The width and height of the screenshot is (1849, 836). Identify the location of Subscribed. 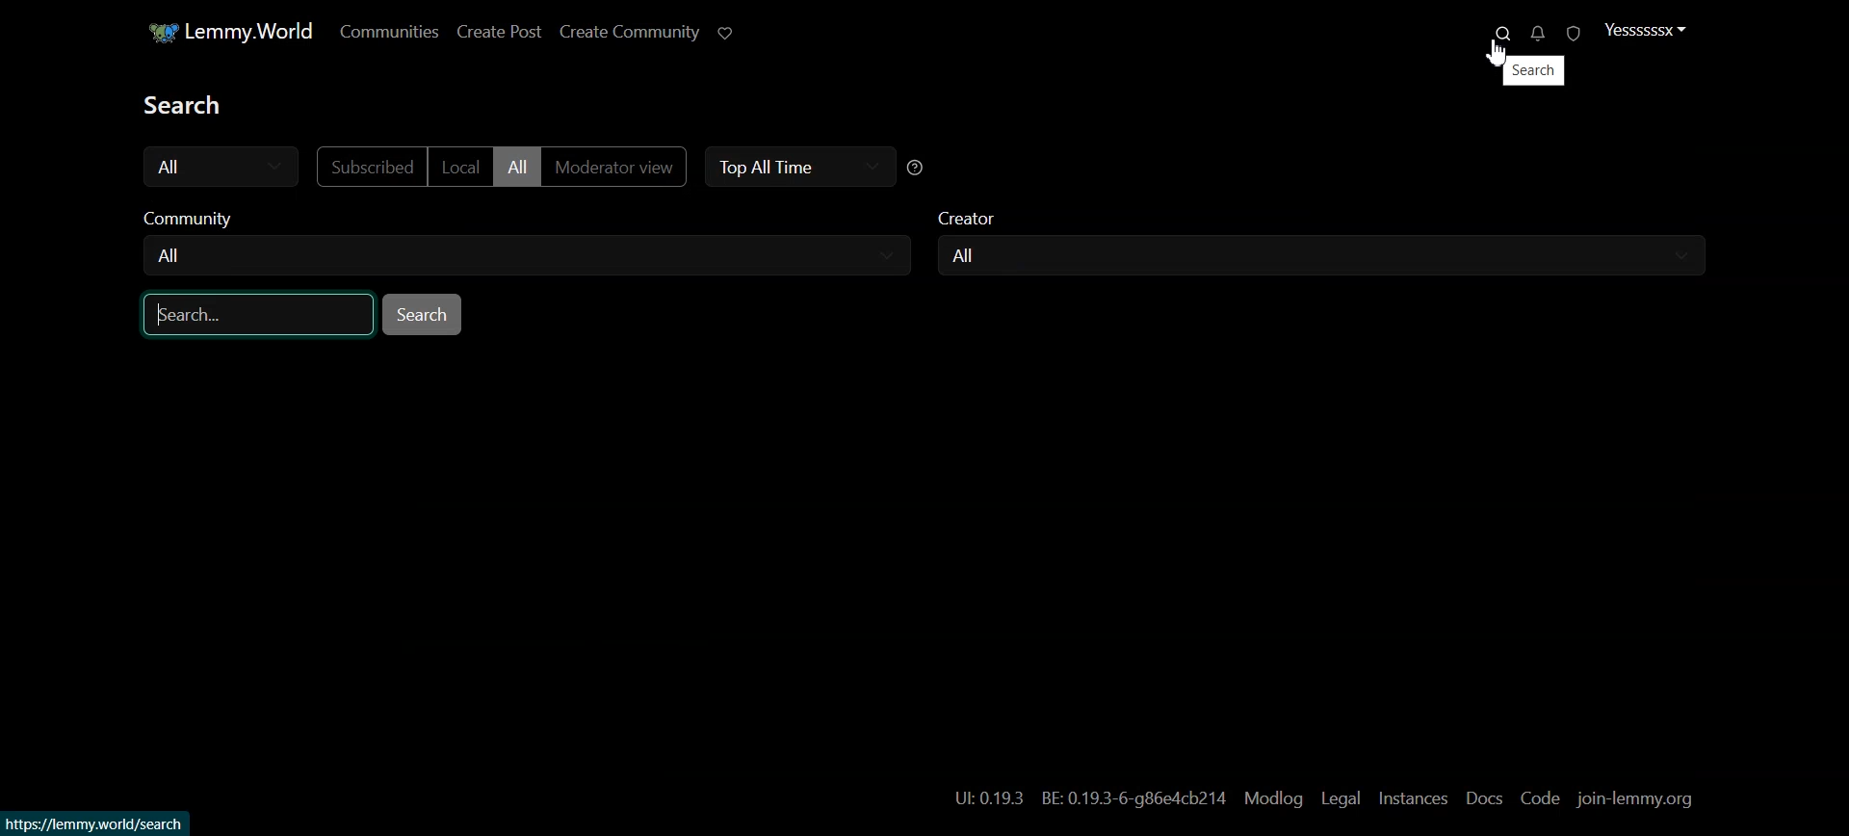
(368, 168).